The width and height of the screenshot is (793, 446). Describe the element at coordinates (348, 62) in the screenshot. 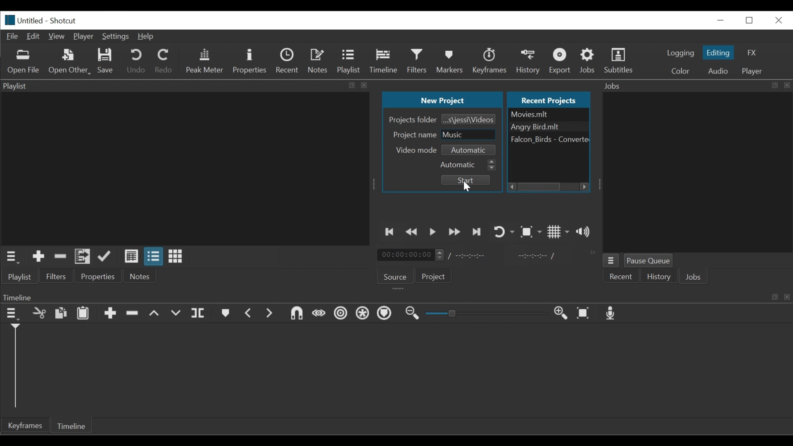

I see `Playlist` at that location.